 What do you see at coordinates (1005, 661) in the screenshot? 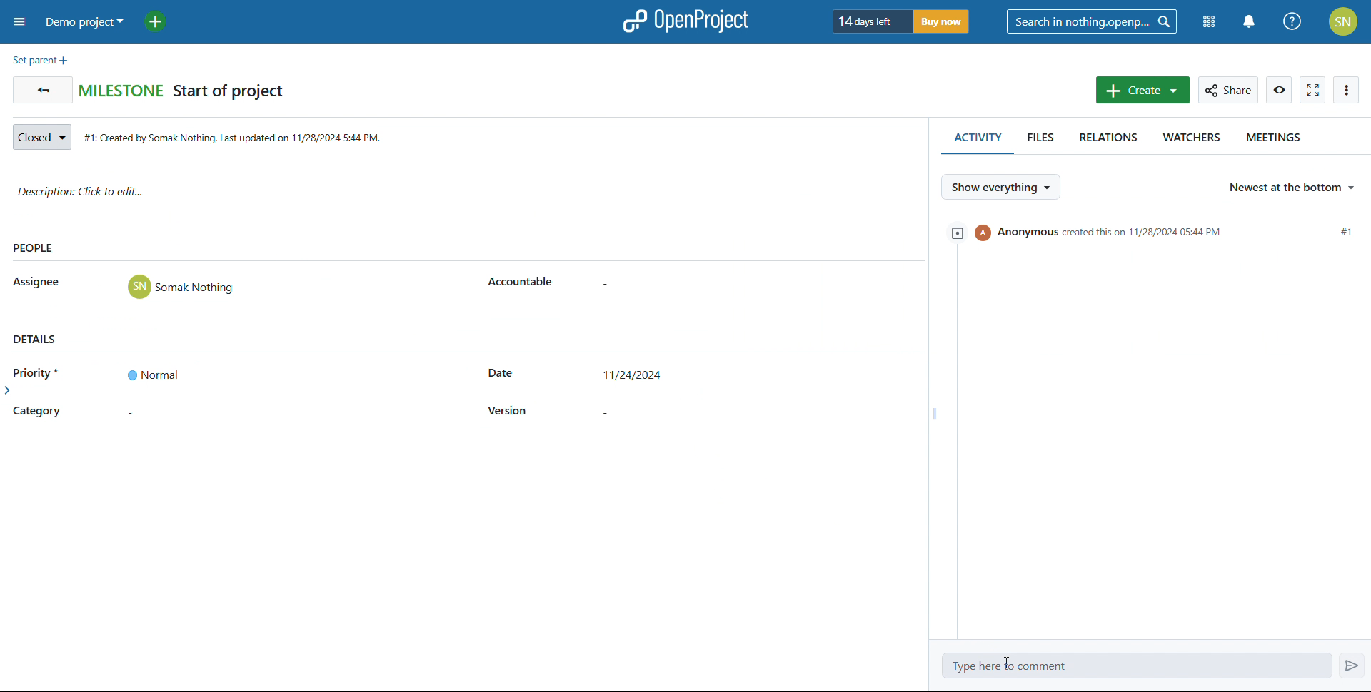
I see `cursor` at bounding box center [1005, 661].